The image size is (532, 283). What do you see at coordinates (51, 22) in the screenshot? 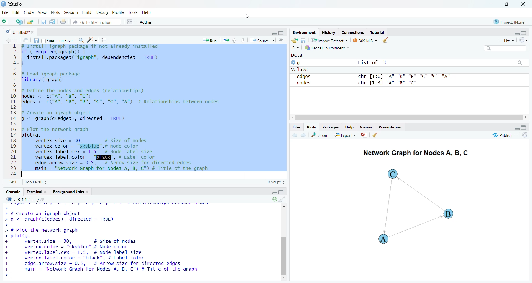
I see `copy` at bounding box center [51, 22].